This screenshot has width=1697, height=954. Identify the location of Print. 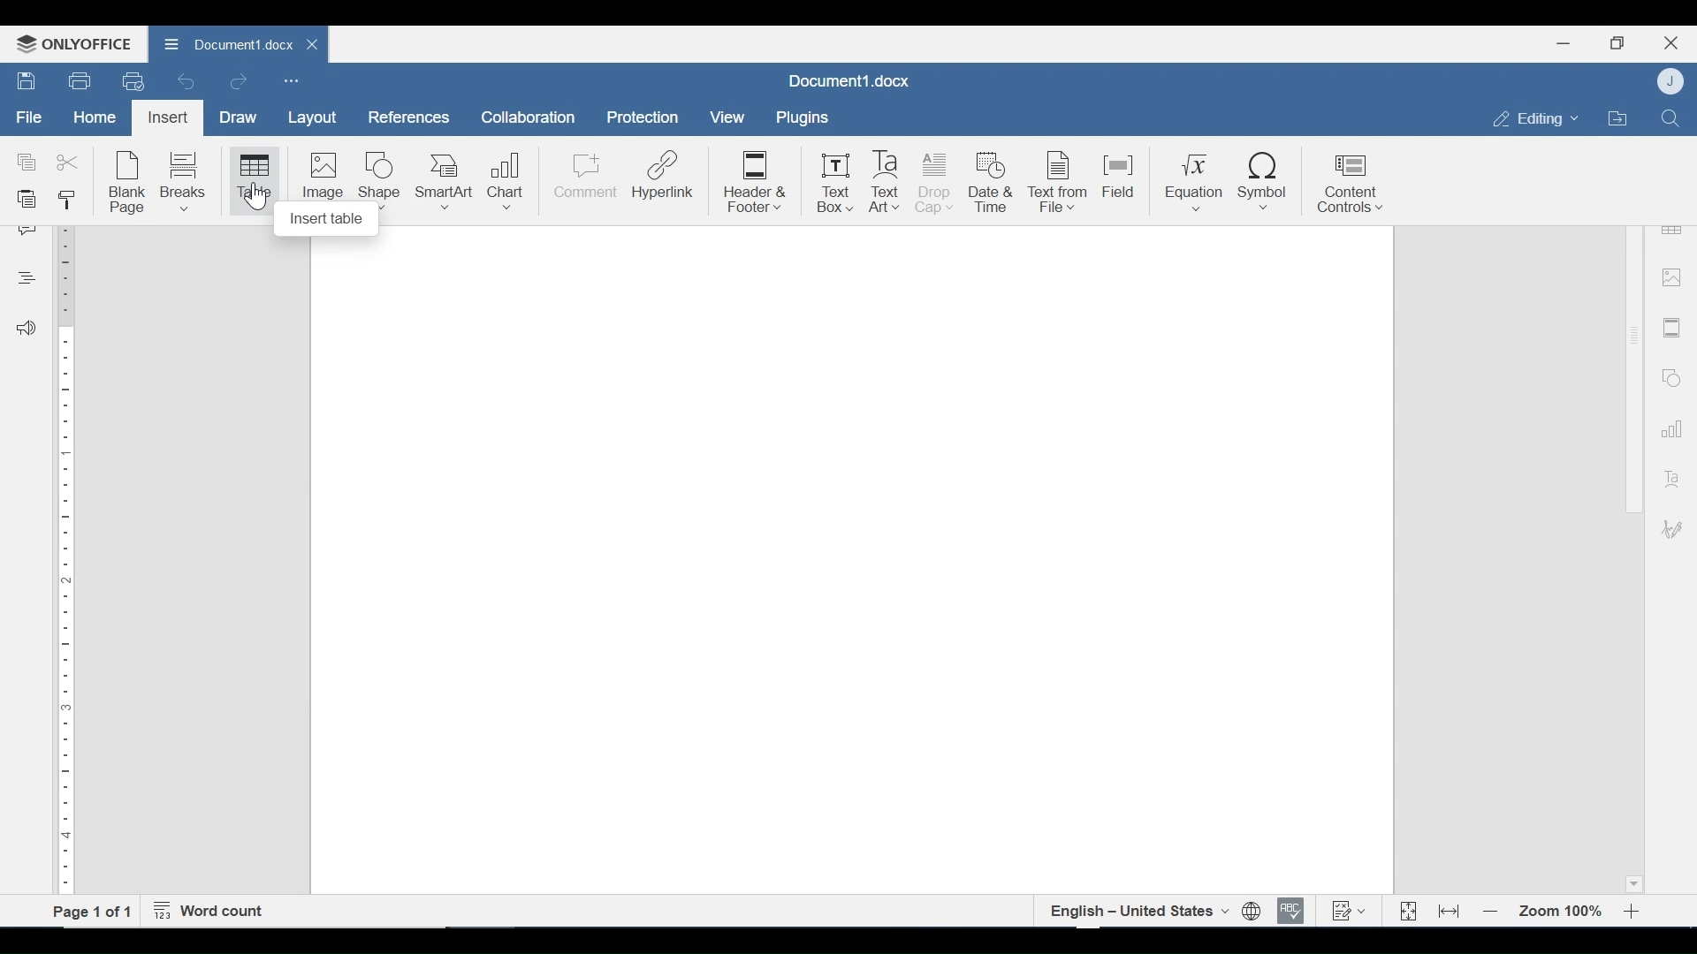
(80, 81).